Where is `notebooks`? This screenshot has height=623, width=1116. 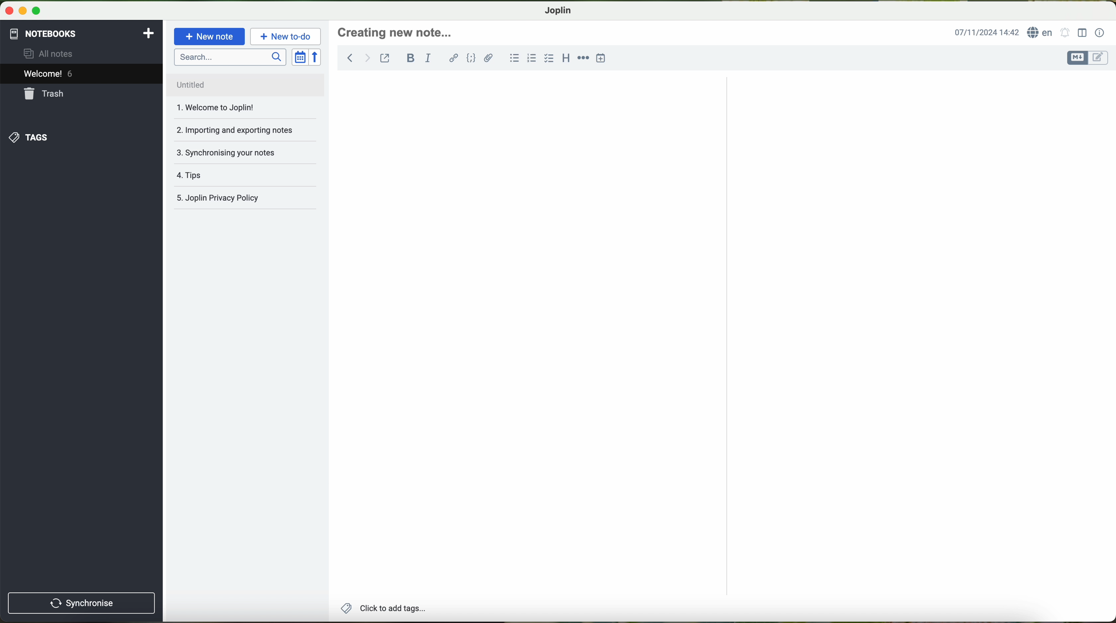 notebooks is located at coordinates (82, 32).